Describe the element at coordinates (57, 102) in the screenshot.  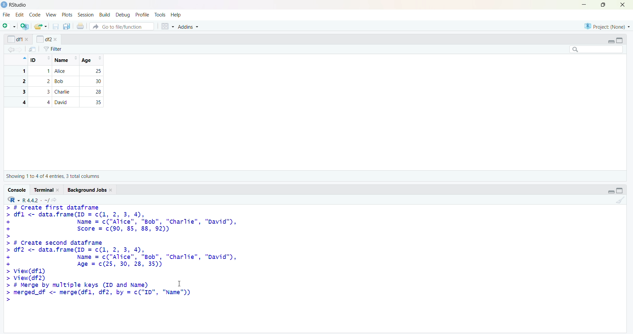
I see `4 4 David 35` at that location.